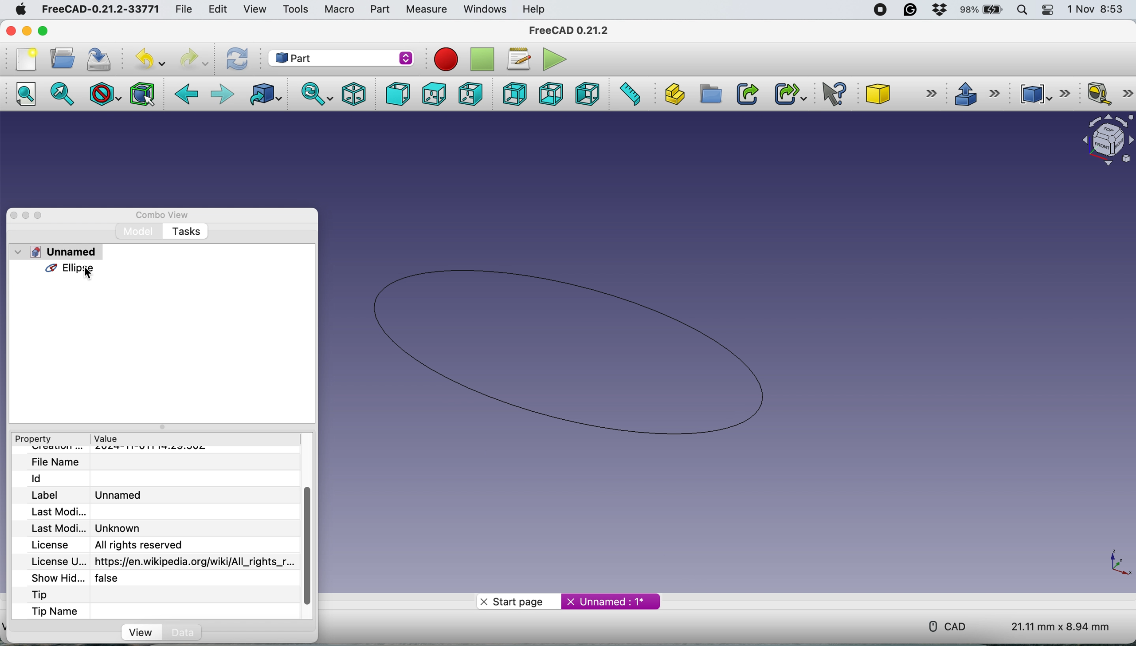  What do you see at coordinates (185, 232) in the screenshot?
I see `tasks` at bounding box center [185, 232].